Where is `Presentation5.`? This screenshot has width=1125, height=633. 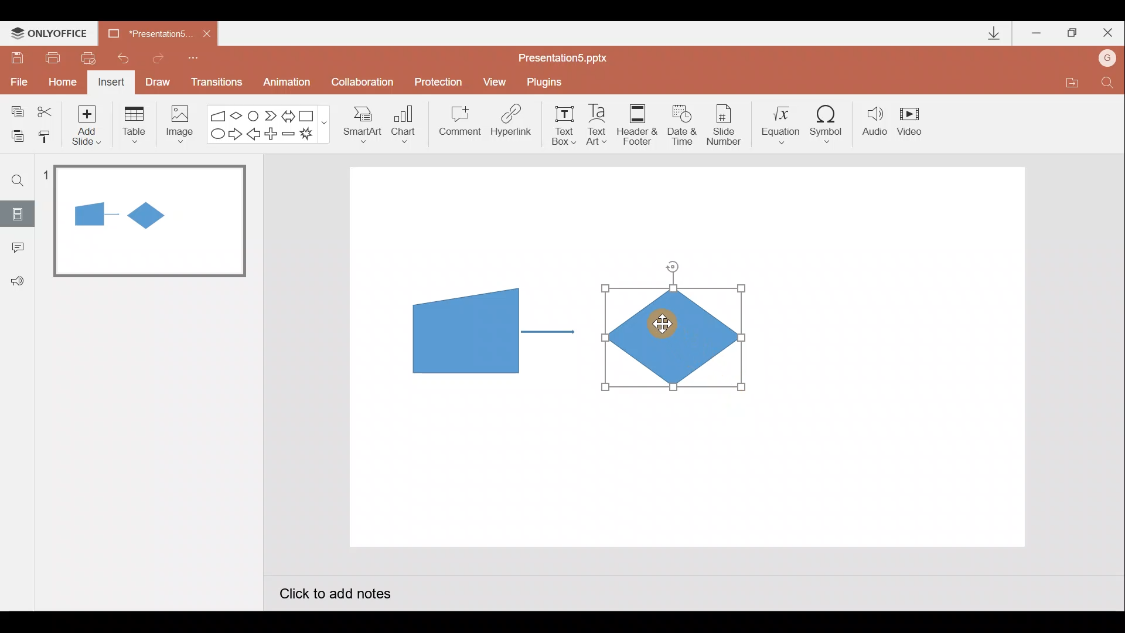
Presentation5. is located at coordinates (144, 32).